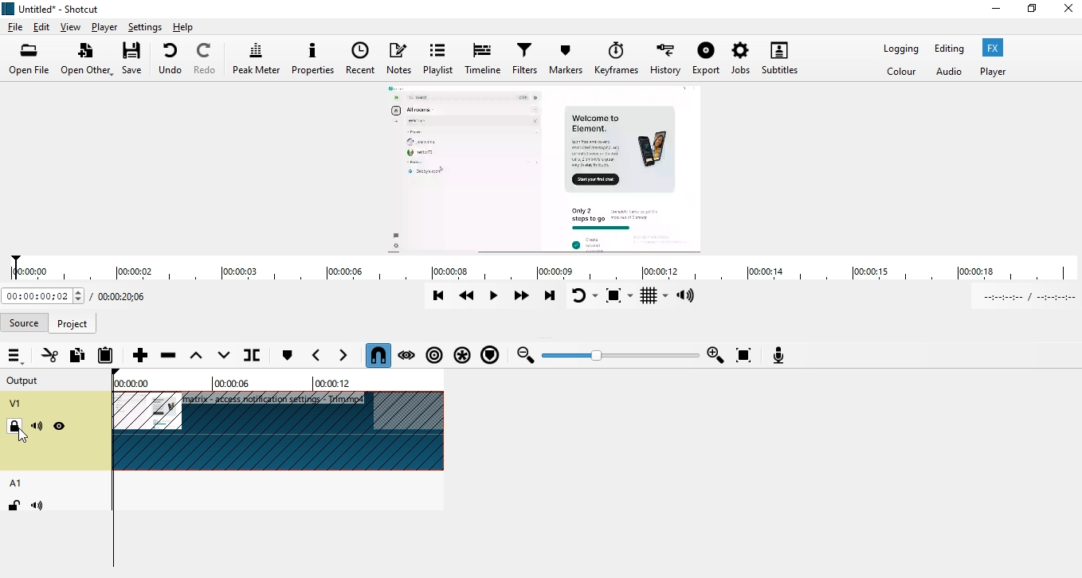 Image resolution: width=1082 pixels, height=578 pixels. What do you see at coordinates (902, 73) in the screenshot?
I see `colour` at bounding box center [902, 73].